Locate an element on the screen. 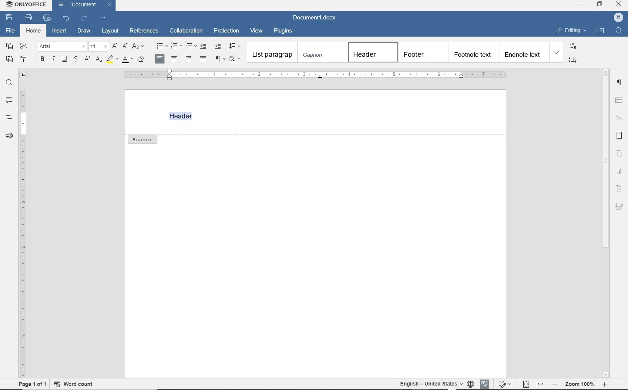 The image size is (628, 390). TABLE is located at coordinates (619, 100).